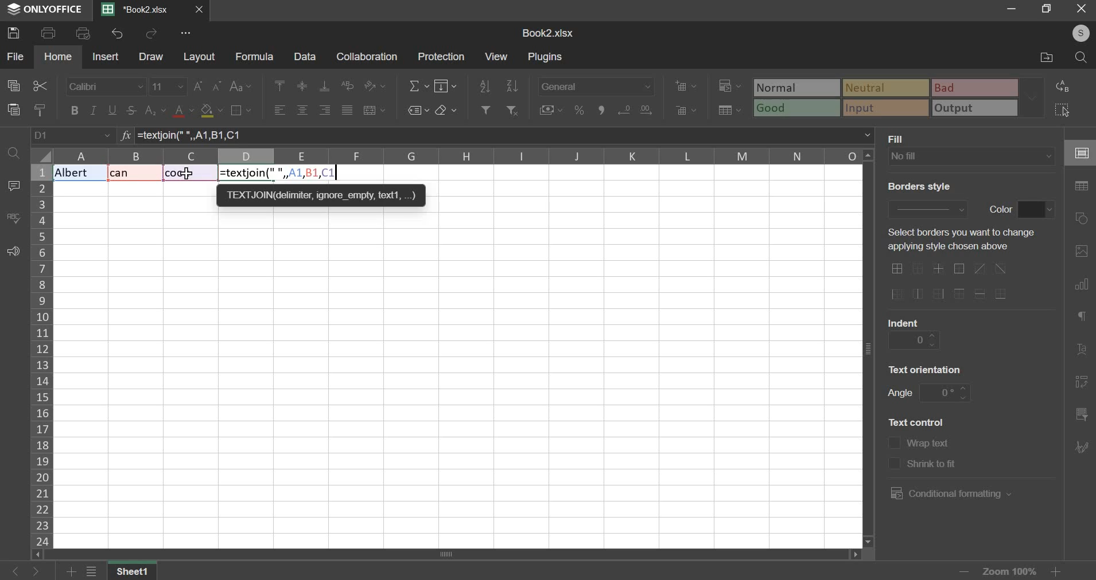 This screenshot has height=580, width=1096. Describe the element at coordinates (302, 111) in the screenshot. I see `align center` at that location.